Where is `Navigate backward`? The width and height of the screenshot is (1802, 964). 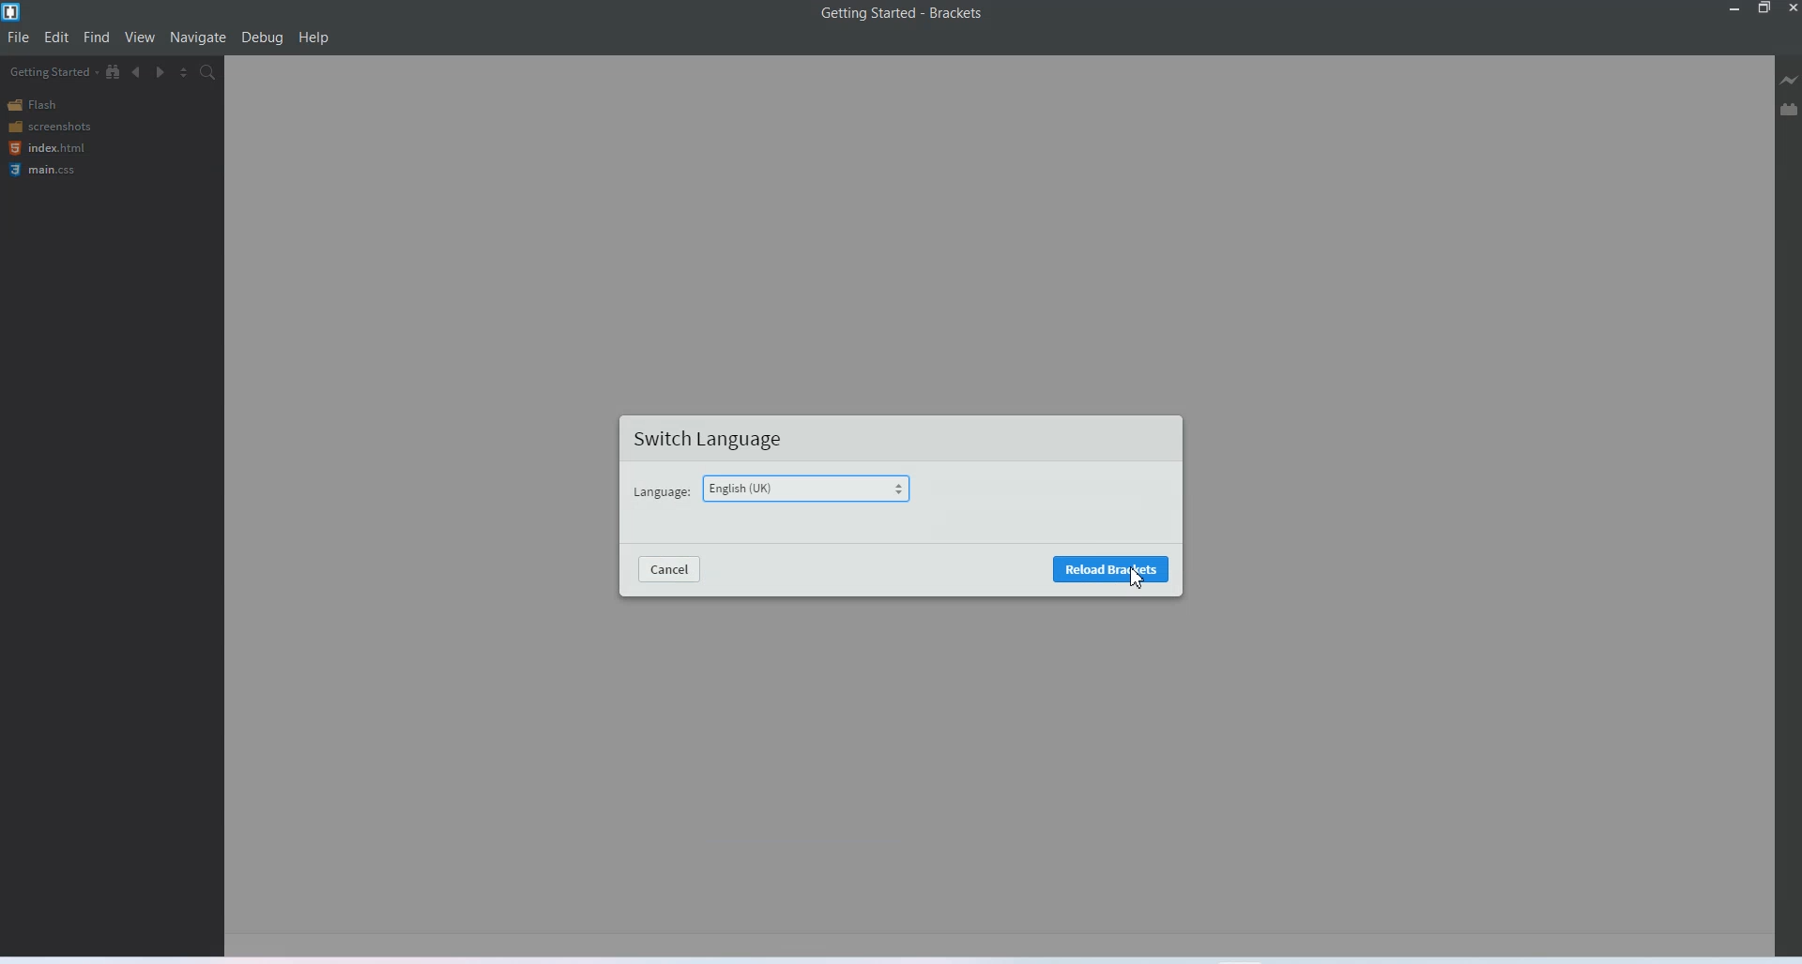 Navigate backward is located at coordinates (137, 72).